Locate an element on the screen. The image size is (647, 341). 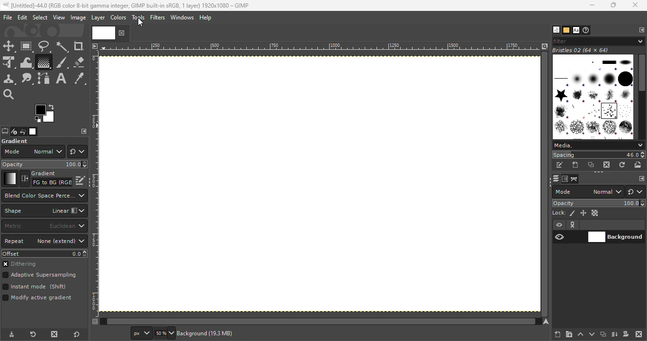
Close is located at coordinates (636, 6).